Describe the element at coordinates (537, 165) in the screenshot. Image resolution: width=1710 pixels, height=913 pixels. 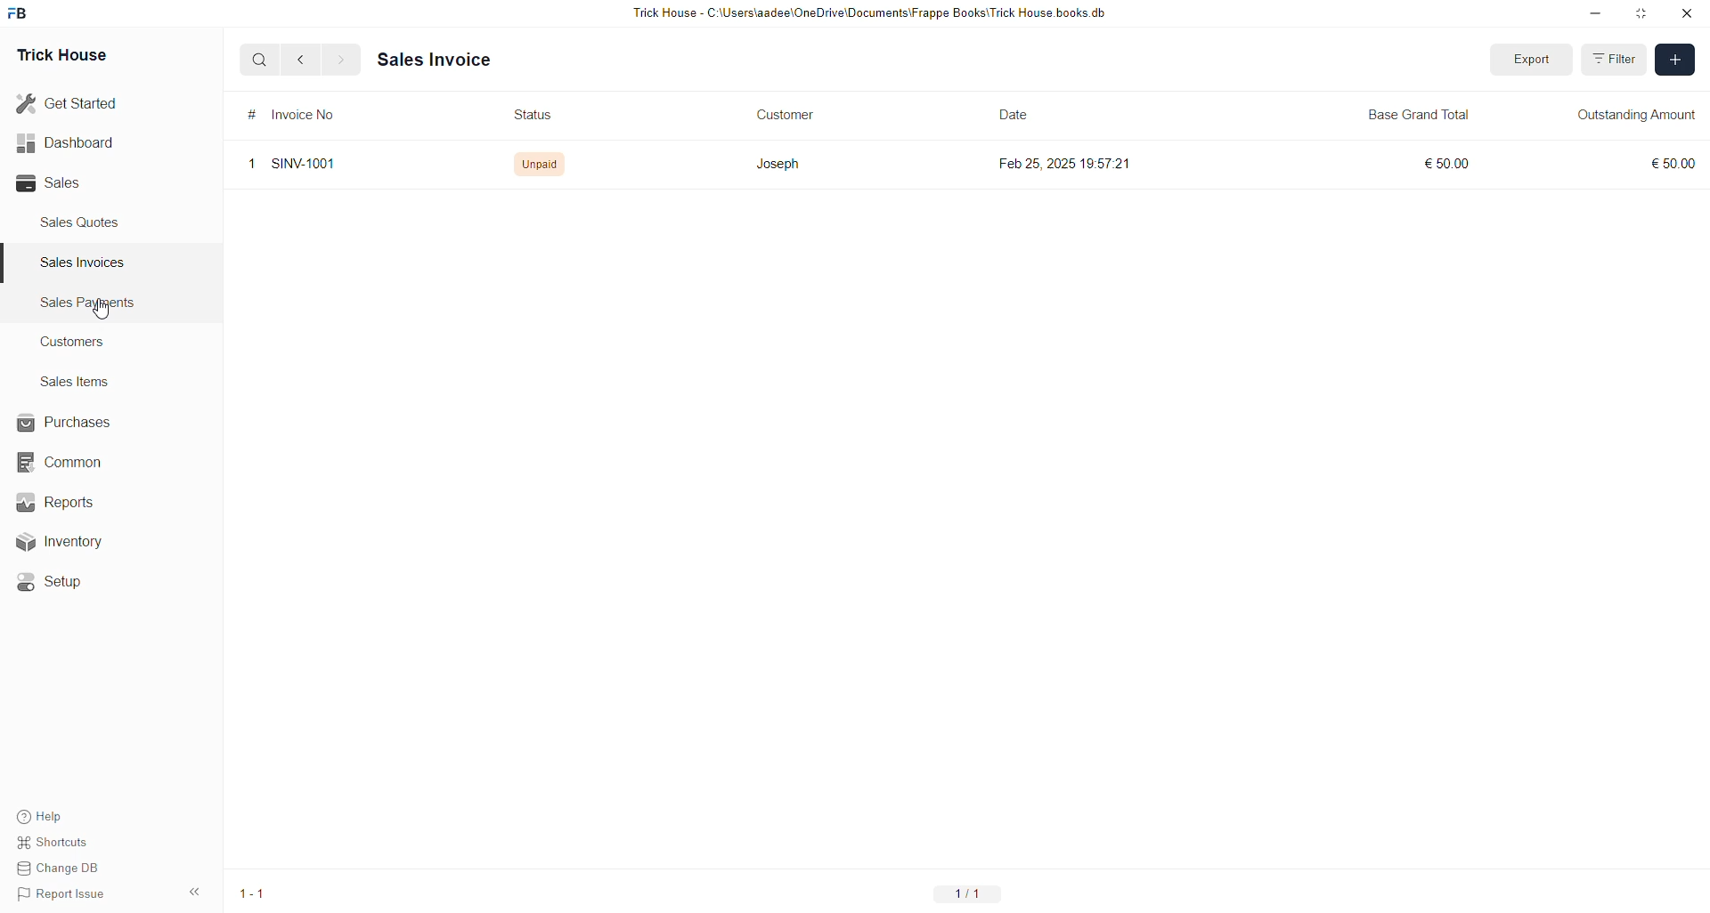
I see `Unpaid` at that location.